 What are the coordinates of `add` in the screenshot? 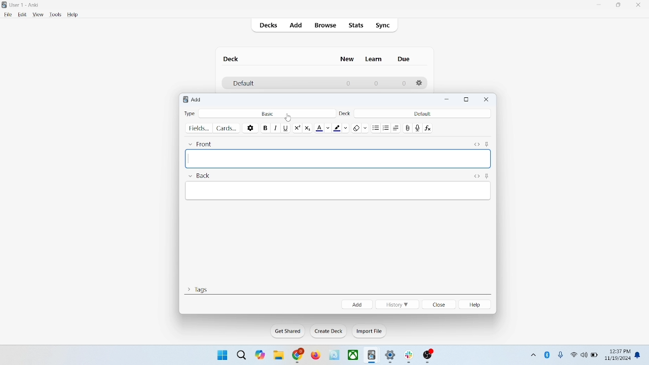 It's located at (198, 99).